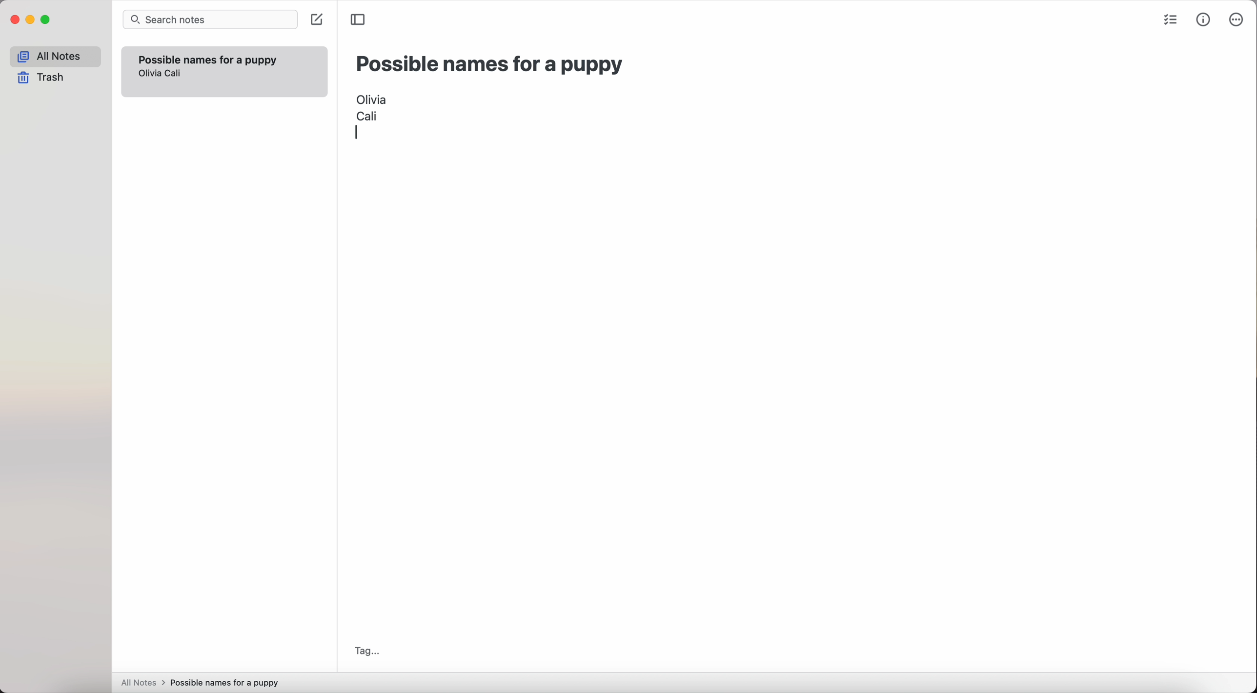  Describe the element at coordinates (151, 74) in the screenshot. I see `olivia` at that location.